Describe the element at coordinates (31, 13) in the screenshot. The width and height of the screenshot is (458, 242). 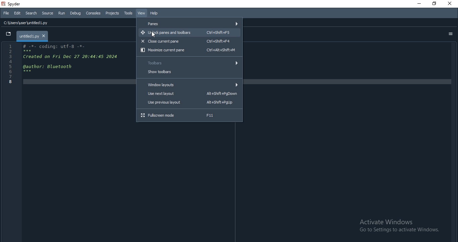
I see `Search` at that location.